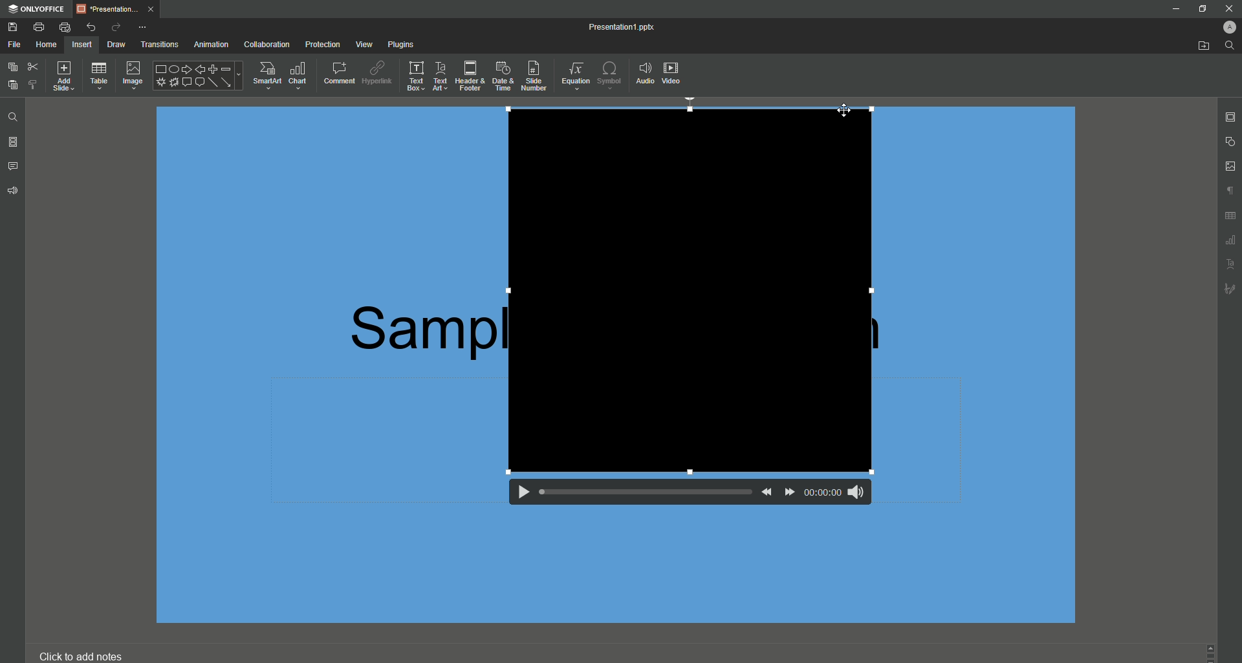  I want to click on Find, so click(1228, 45).